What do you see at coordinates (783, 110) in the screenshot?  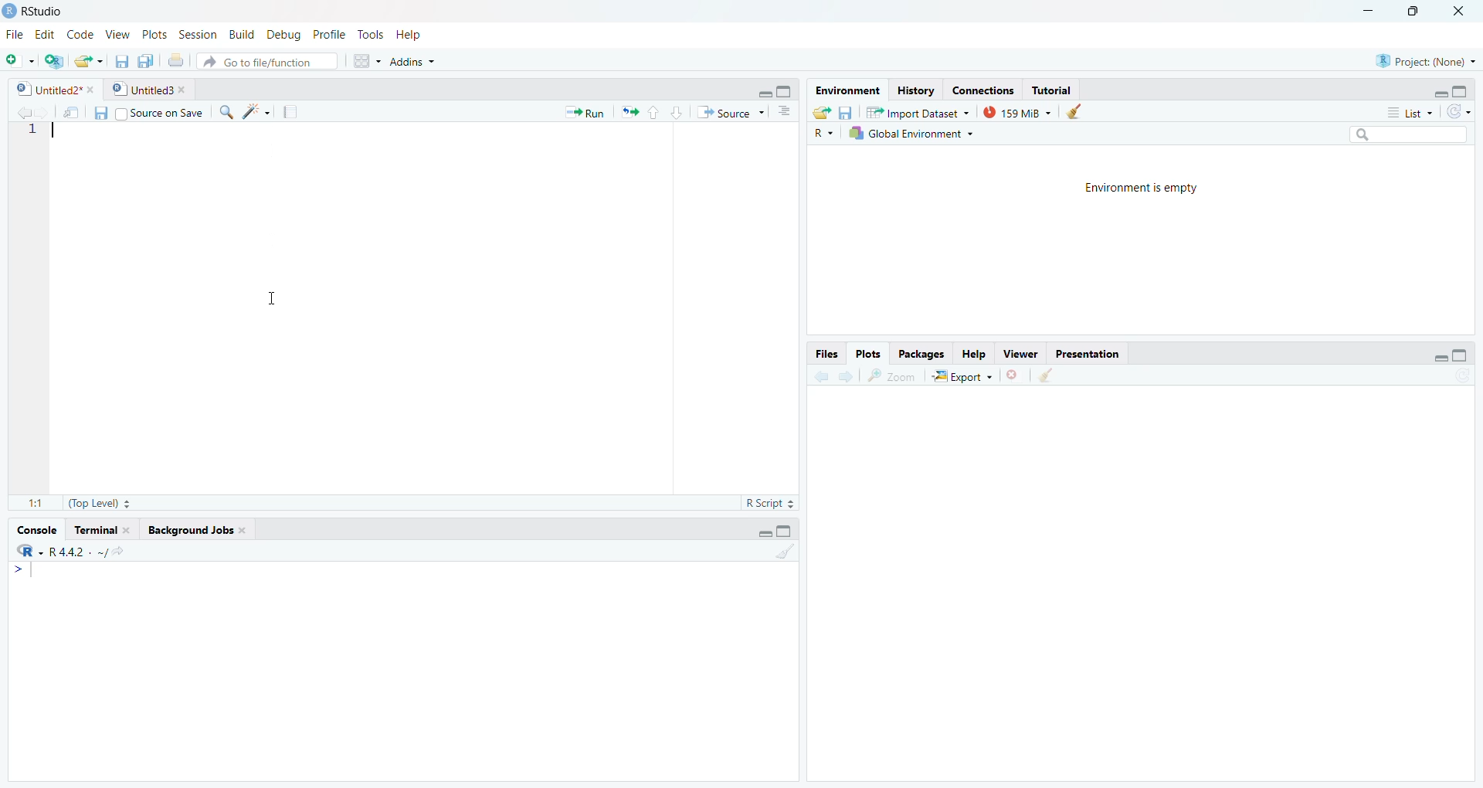 I see `Document Outline` at bounding box center [783, 110].